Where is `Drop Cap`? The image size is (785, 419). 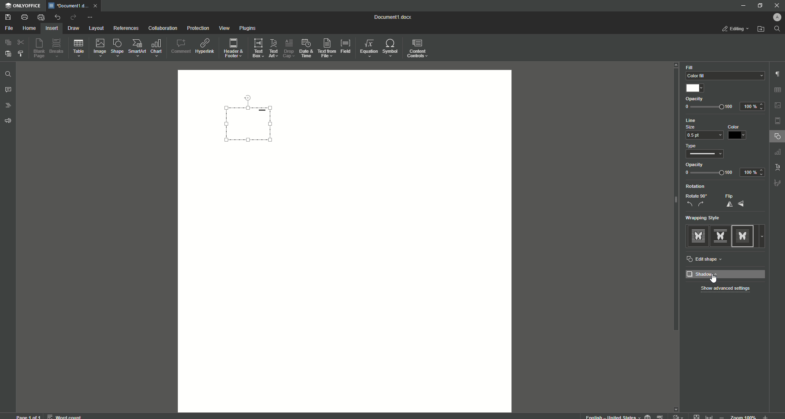 Drop Cap is located at coordinates (288, 47).